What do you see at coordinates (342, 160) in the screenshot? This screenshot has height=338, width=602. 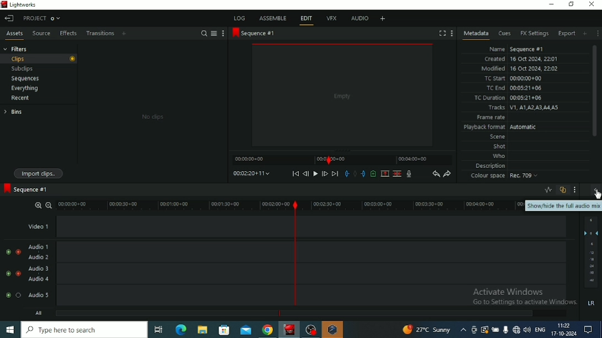 I see `Video duration` at bounding box center [342, 160].